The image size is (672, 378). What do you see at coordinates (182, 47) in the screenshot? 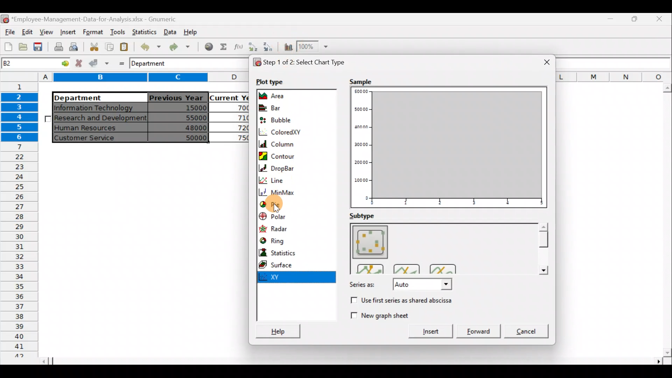
I see `Redo undone action` at bounding box center [182, 47].